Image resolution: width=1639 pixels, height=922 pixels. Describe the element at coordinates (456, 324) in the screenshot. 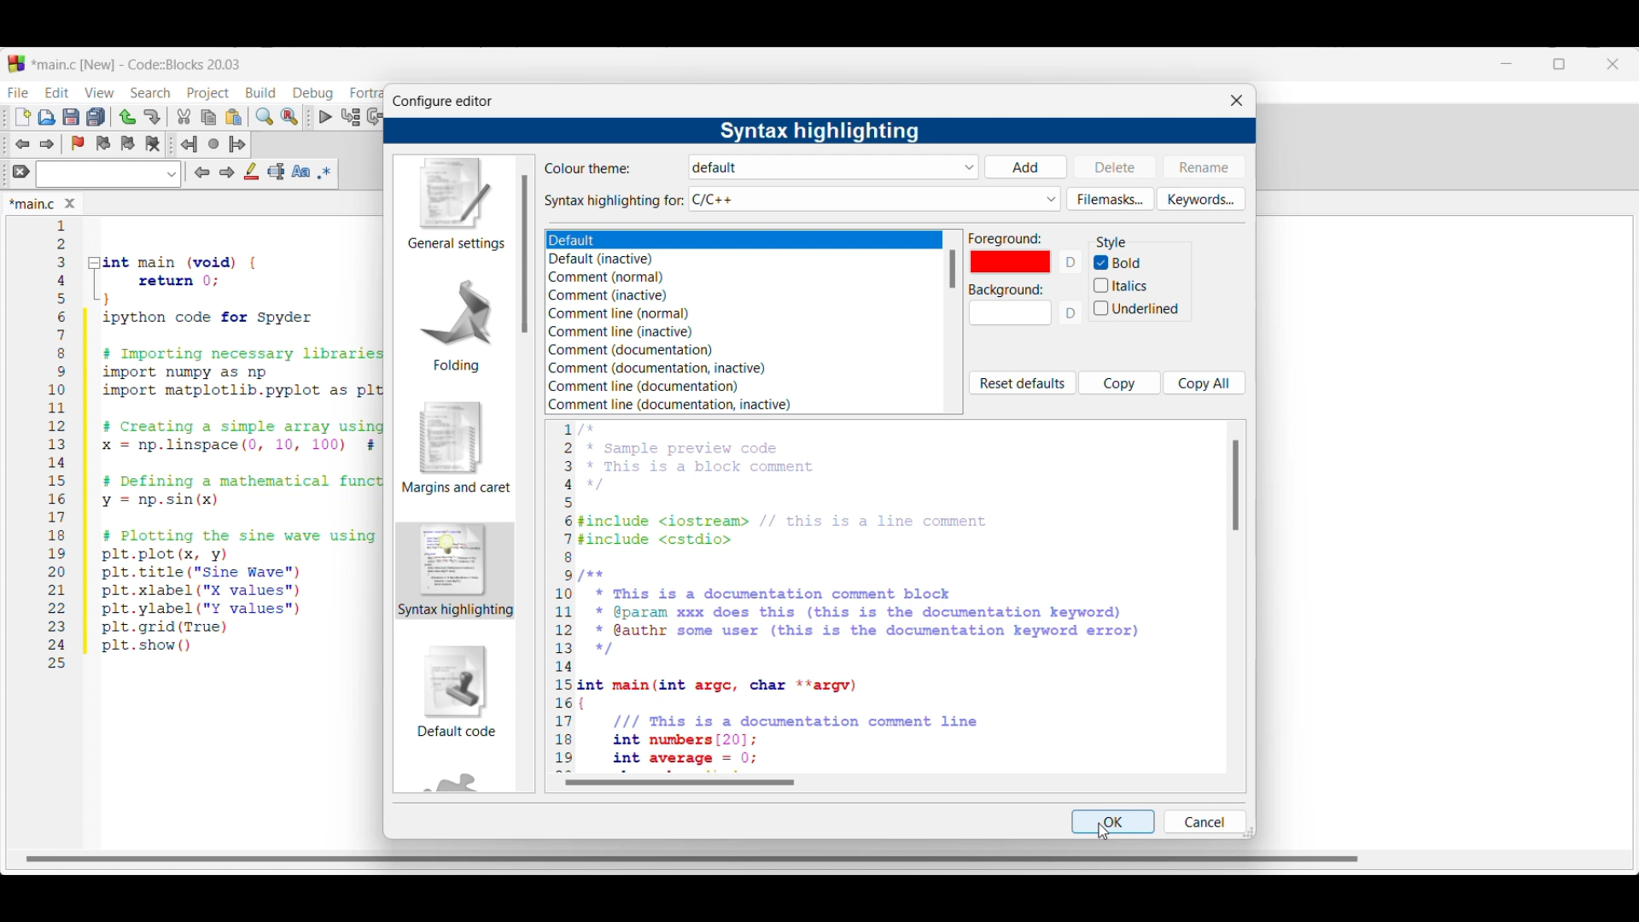

I see `Folding` at that location.